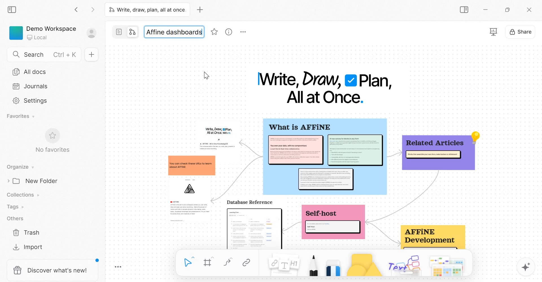 The image size is (542, 282). I want to click on Frame, so click(207, 263).